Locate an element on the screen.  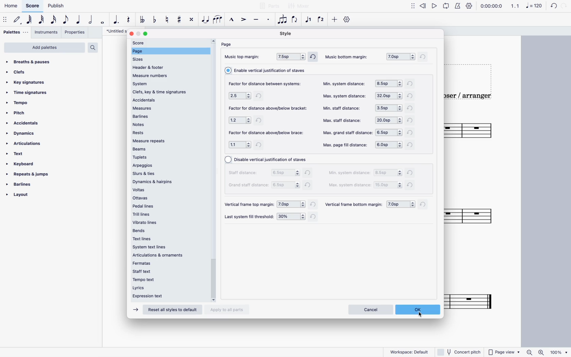
options is located at coordinates (388, 97).